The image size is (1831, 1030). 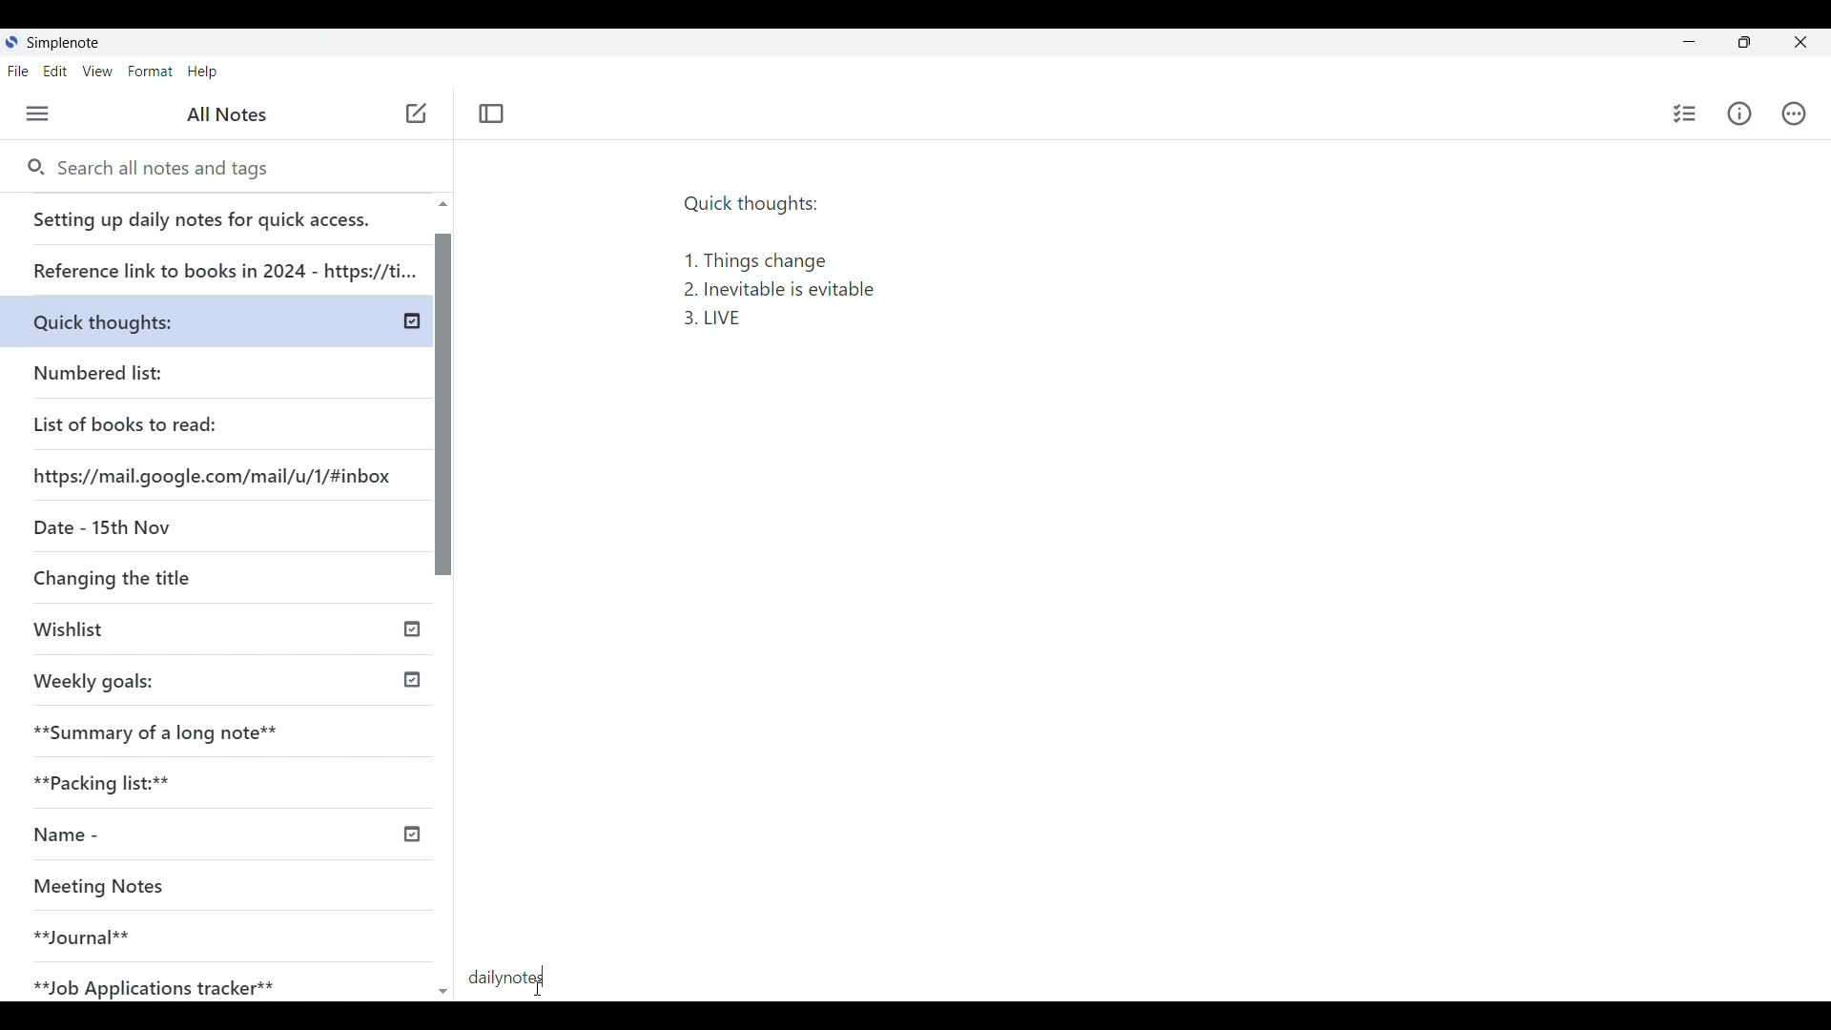 I want to click on Vertical slide bar, so click(x=445, y=607).